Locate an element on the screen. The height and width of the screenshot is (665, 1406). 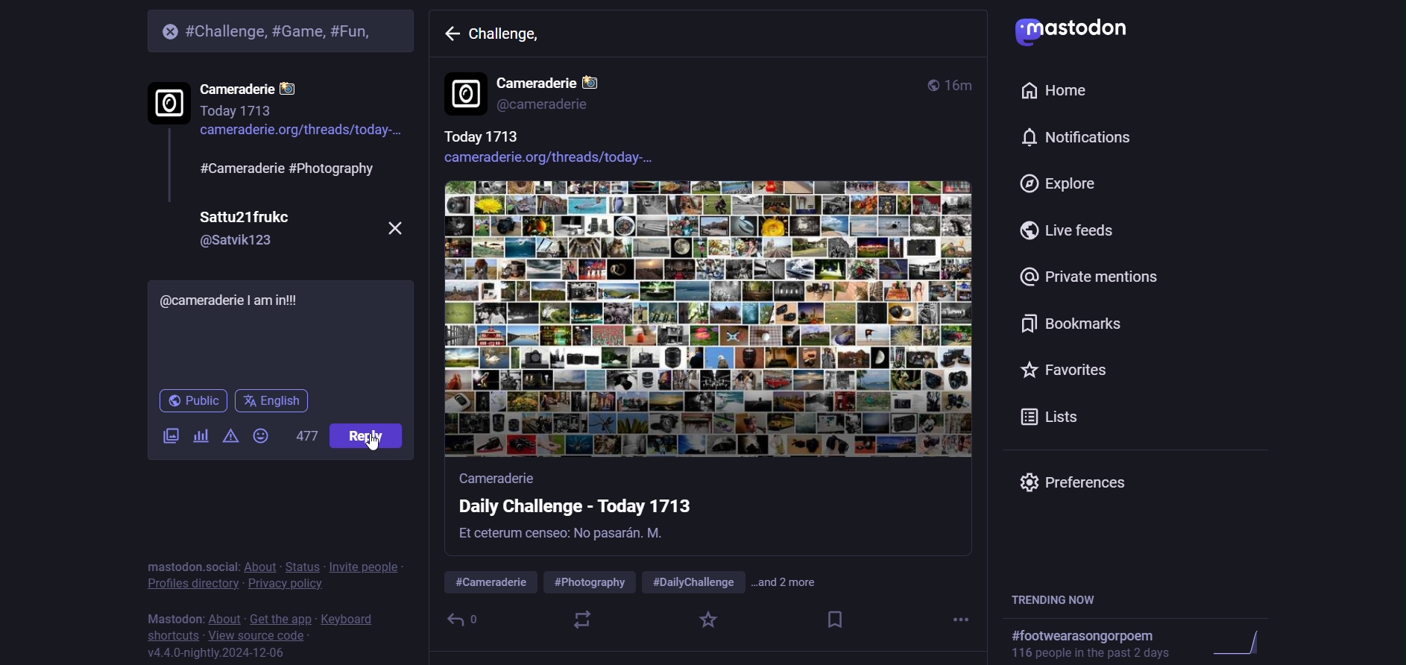
cameraderie.org/threads/today-.. is located at coordinates (299, 134).